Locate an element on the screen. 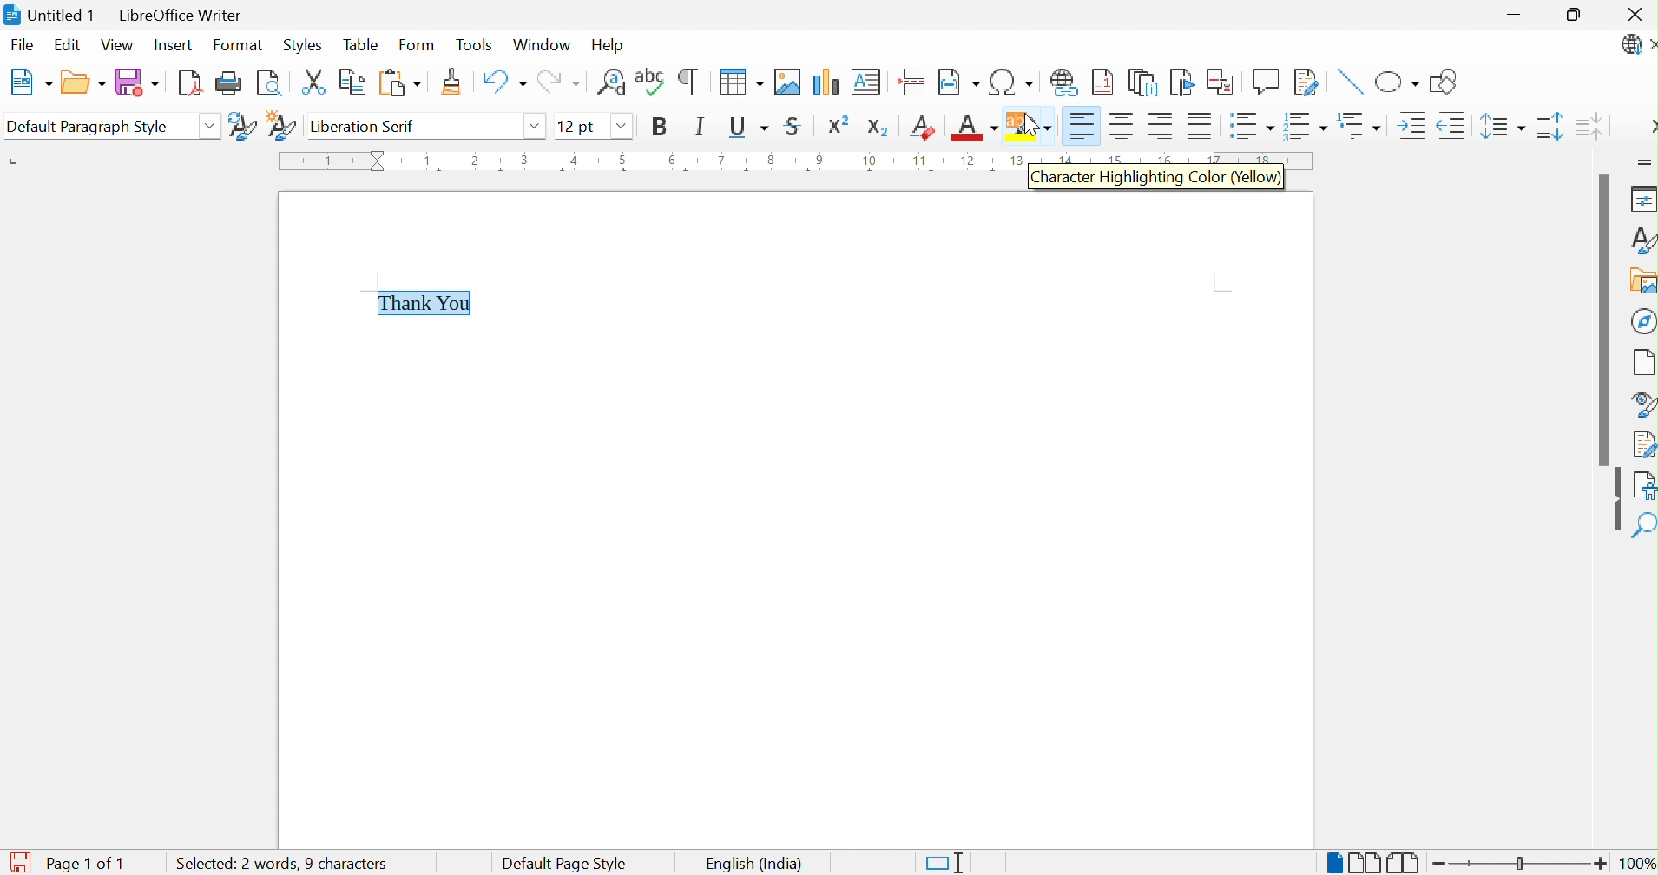  Character Highlighting Color is located at coordinates (1030, 123).